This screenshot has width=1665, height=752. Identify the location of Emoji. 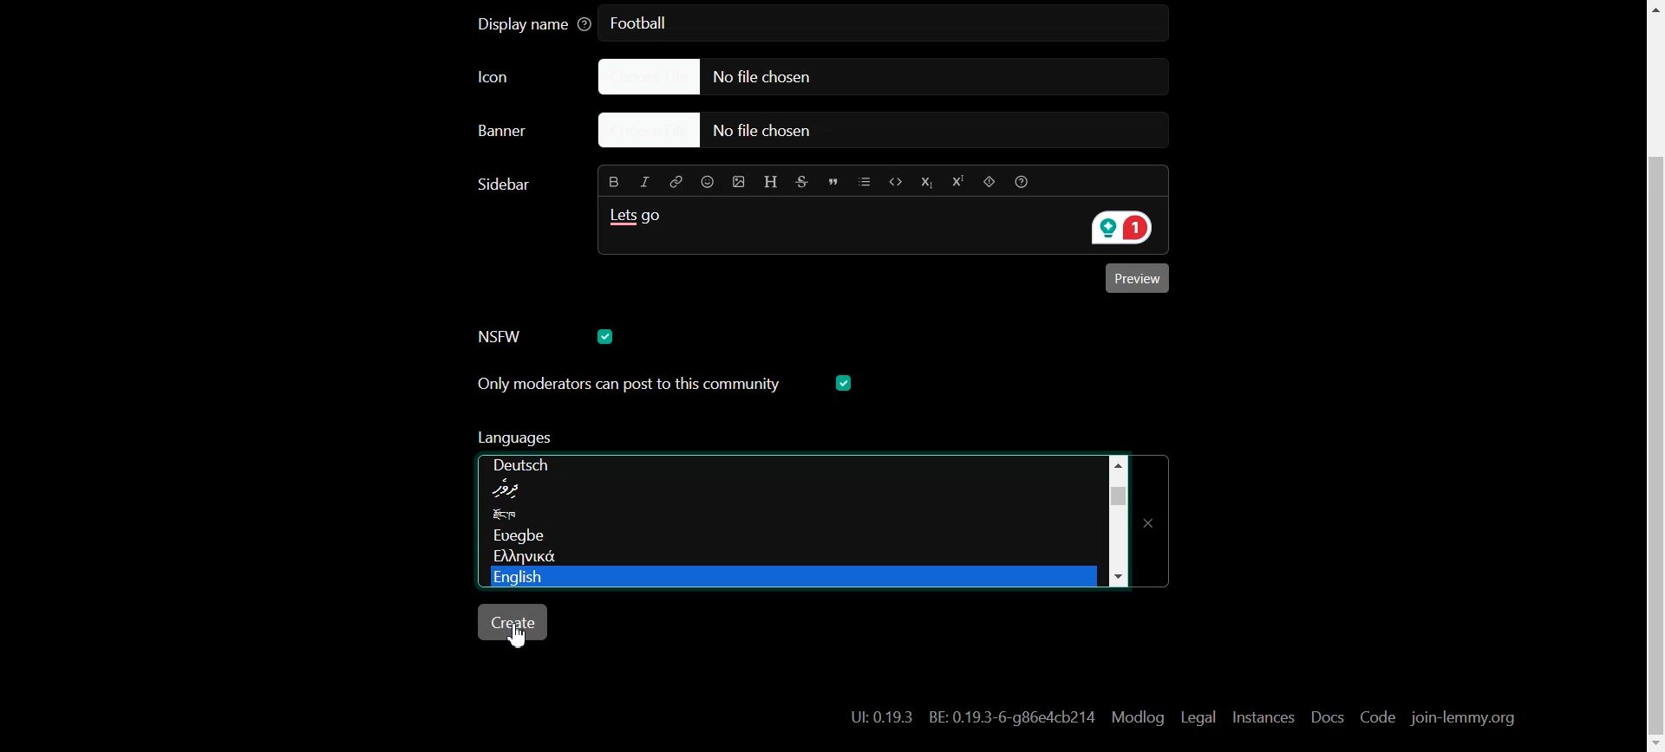
(706, 182).